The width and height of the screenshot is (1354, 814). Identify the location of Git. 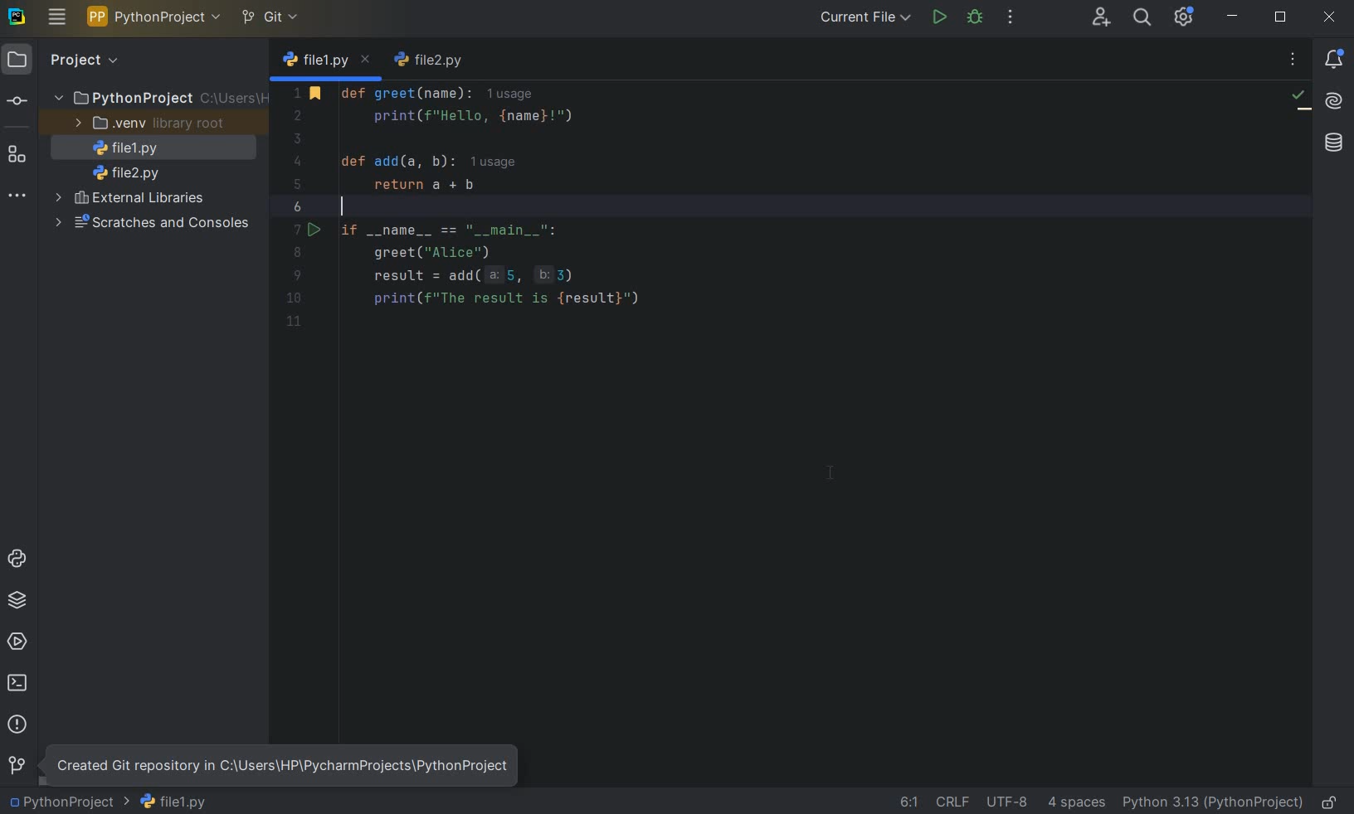
(270, 15).